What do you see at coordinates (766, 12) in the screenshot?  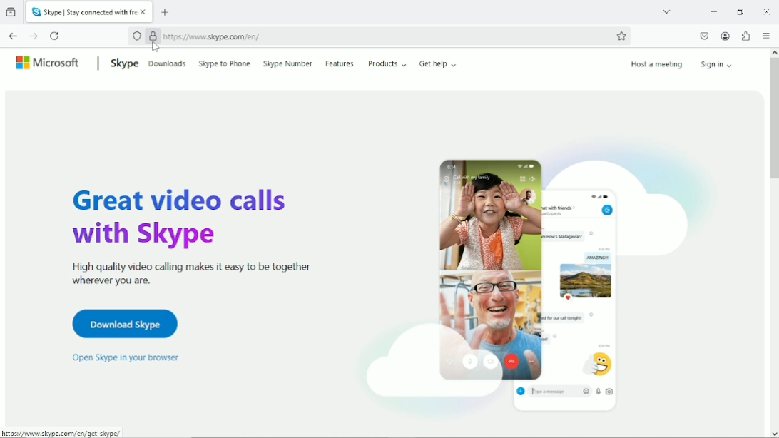 I see `Close` at bounding box center [766, 12].